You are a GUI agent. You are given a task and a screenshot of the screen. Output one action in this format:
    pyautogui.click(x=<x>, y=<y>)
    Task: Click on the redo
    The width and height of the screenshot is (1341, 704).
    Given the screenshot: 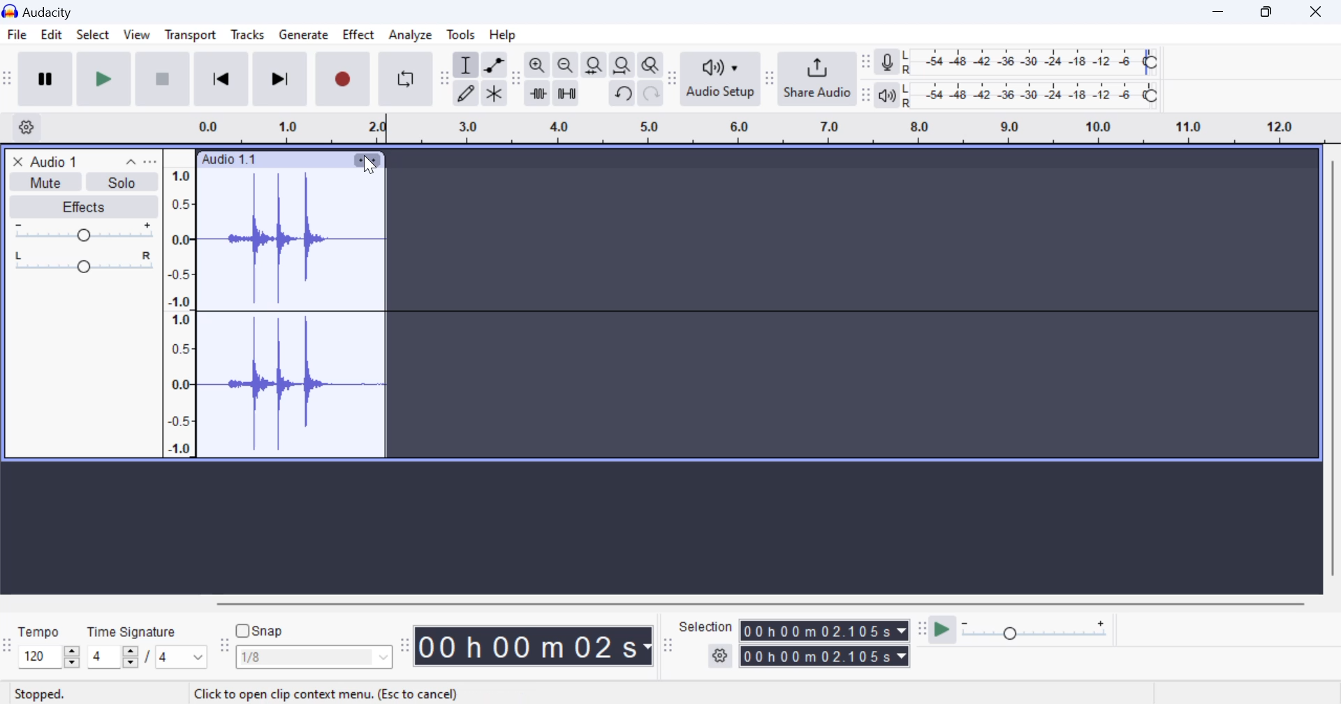 What is the action you would take?
    pyautogui.click(x=651, y=94)
    